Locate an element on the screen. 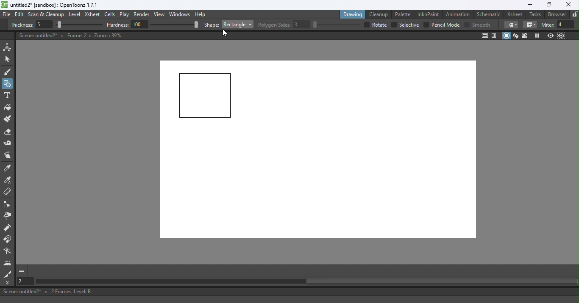 This screenshot has height=303, width=579. Drawing is located at coordinates (354, 14).